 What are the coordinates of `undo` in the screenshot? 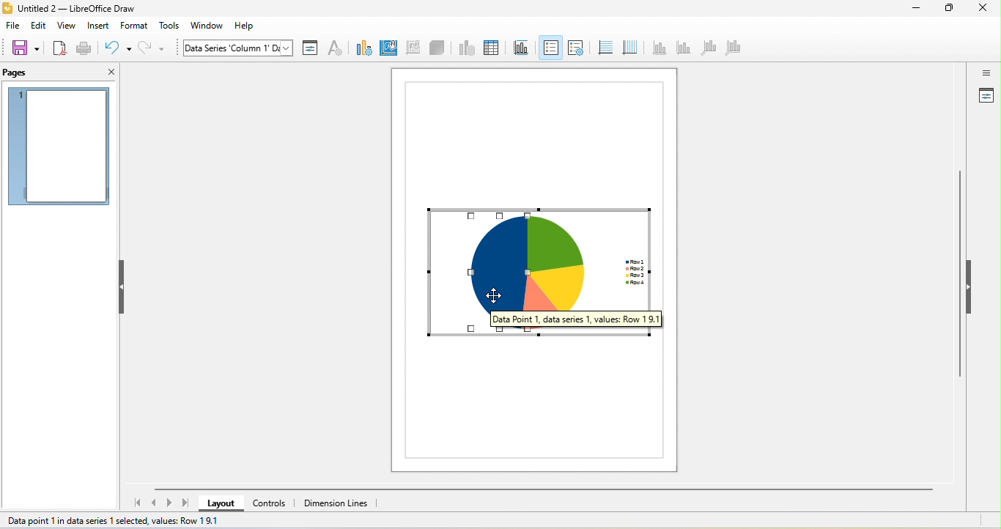 It's located at (117, 48).